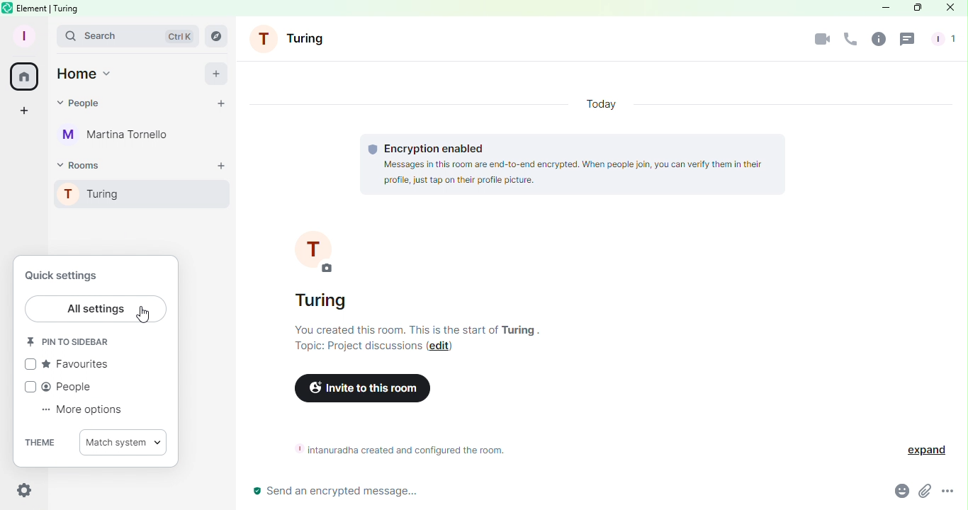  I want to click on Turing profile, so click(322, 249).